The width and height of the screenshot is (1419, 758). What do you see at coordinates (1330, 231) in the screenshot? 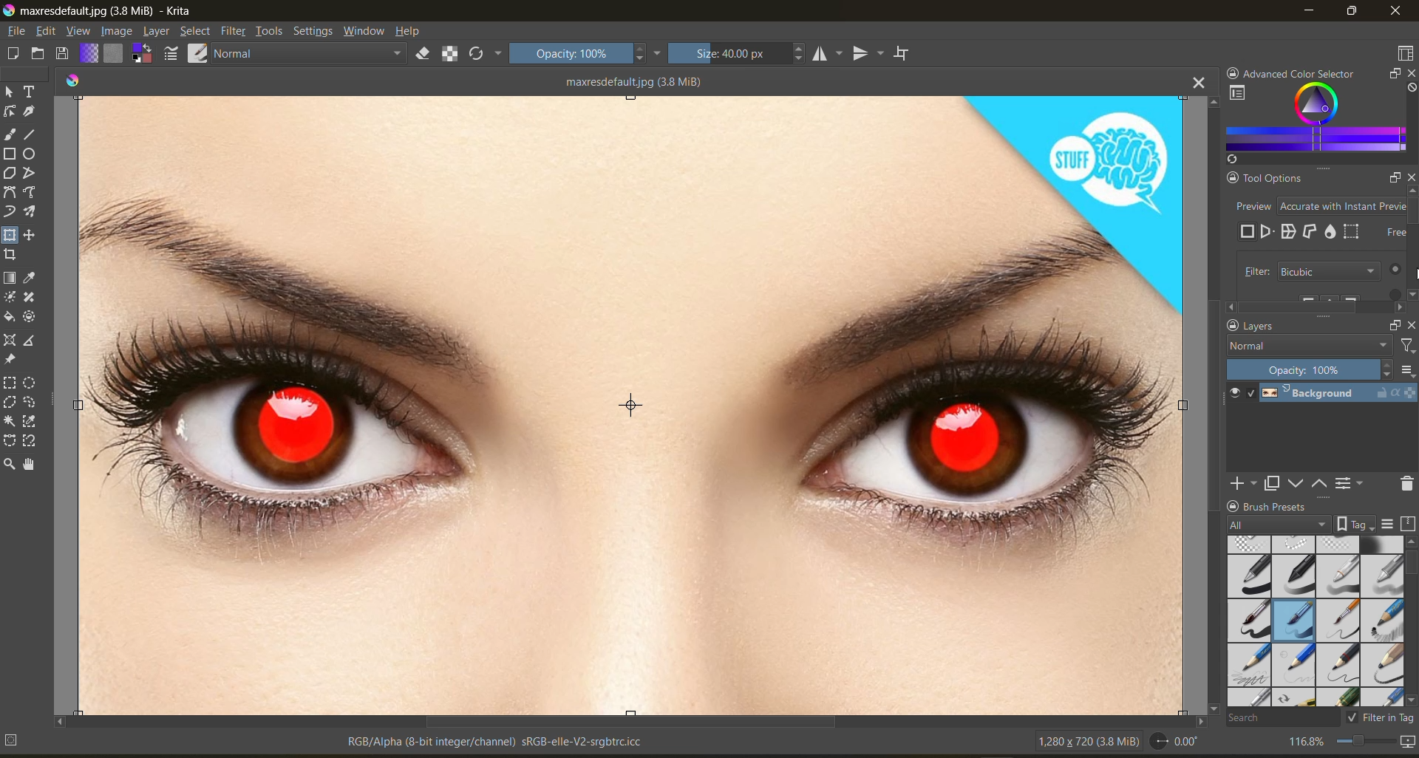
I see `liquify` at bounding box center [1330, 231].